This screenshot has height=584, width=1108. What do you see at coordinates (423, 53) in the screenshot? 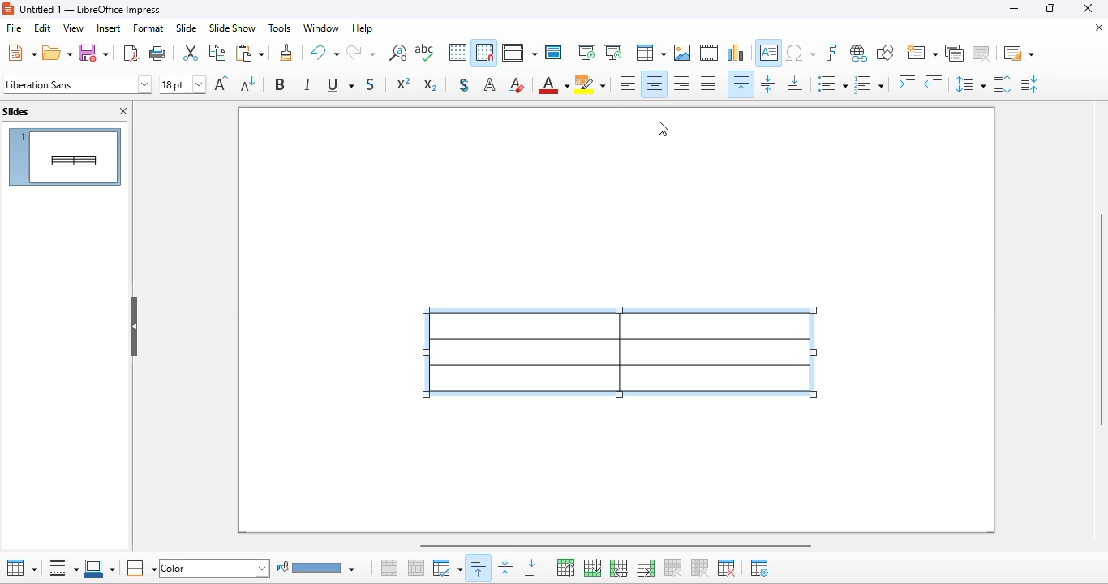
I see `spelling` at bounding box center [423, 53].